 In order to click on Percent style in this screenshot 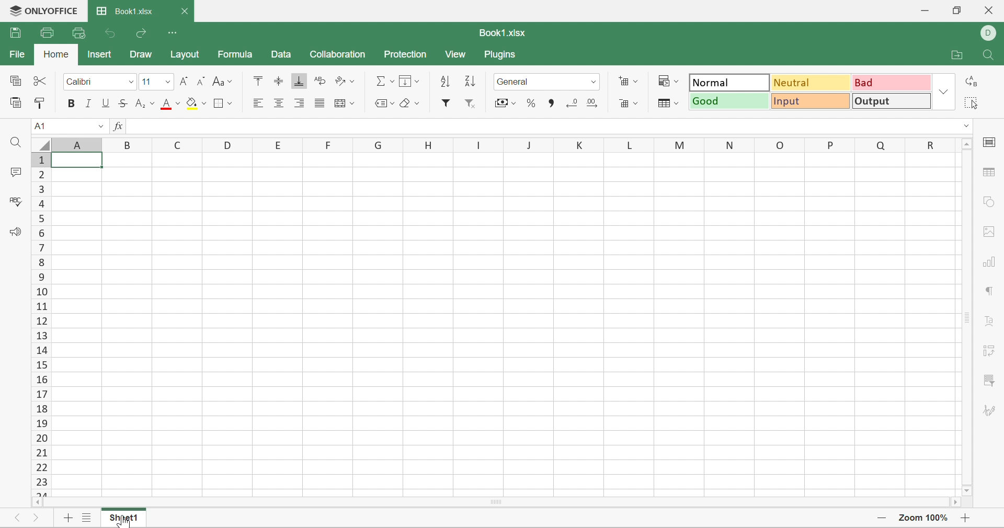, I will do `click(532, 104)`.